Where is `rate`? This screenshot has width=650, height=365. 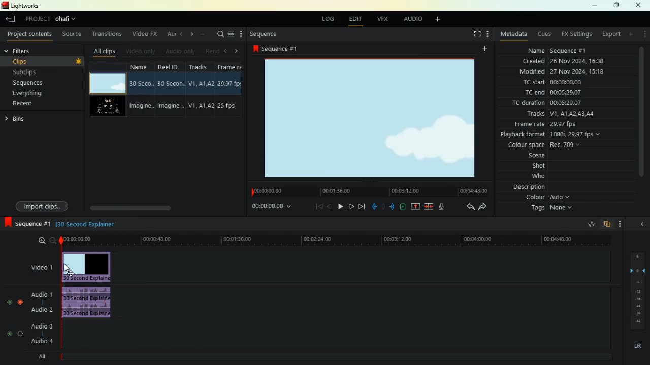
rate is located at coordinates (588, 225).